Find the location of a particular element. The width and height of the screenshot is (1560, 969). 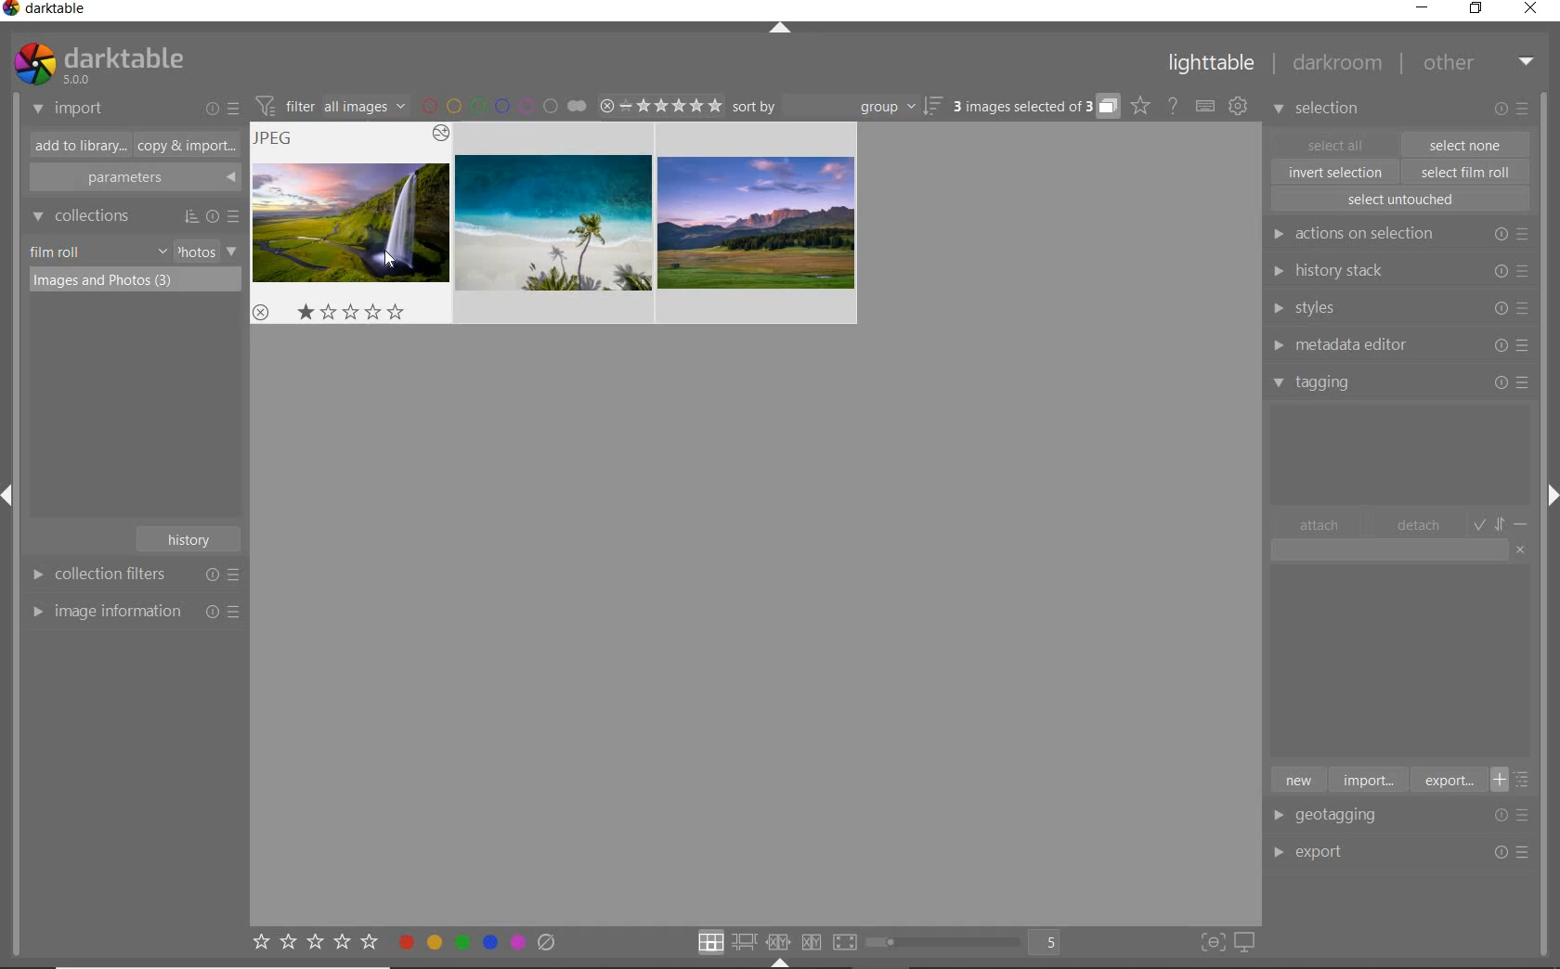

actions on selection is located at coordinates (1397, 234).